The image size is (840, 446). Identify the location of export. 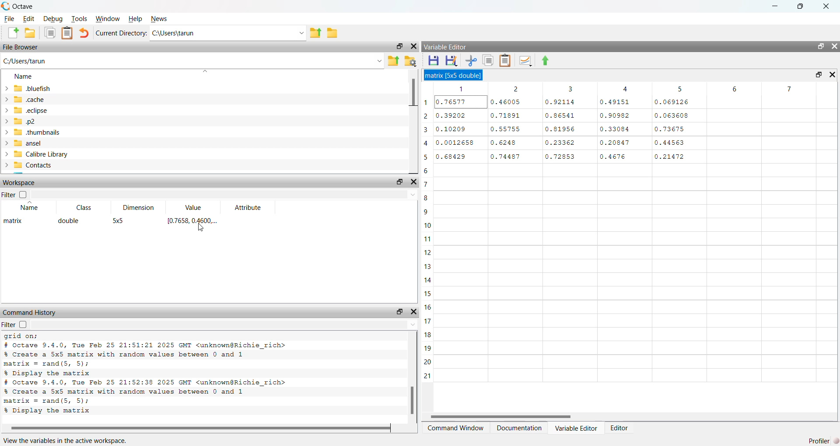
(552, 61).